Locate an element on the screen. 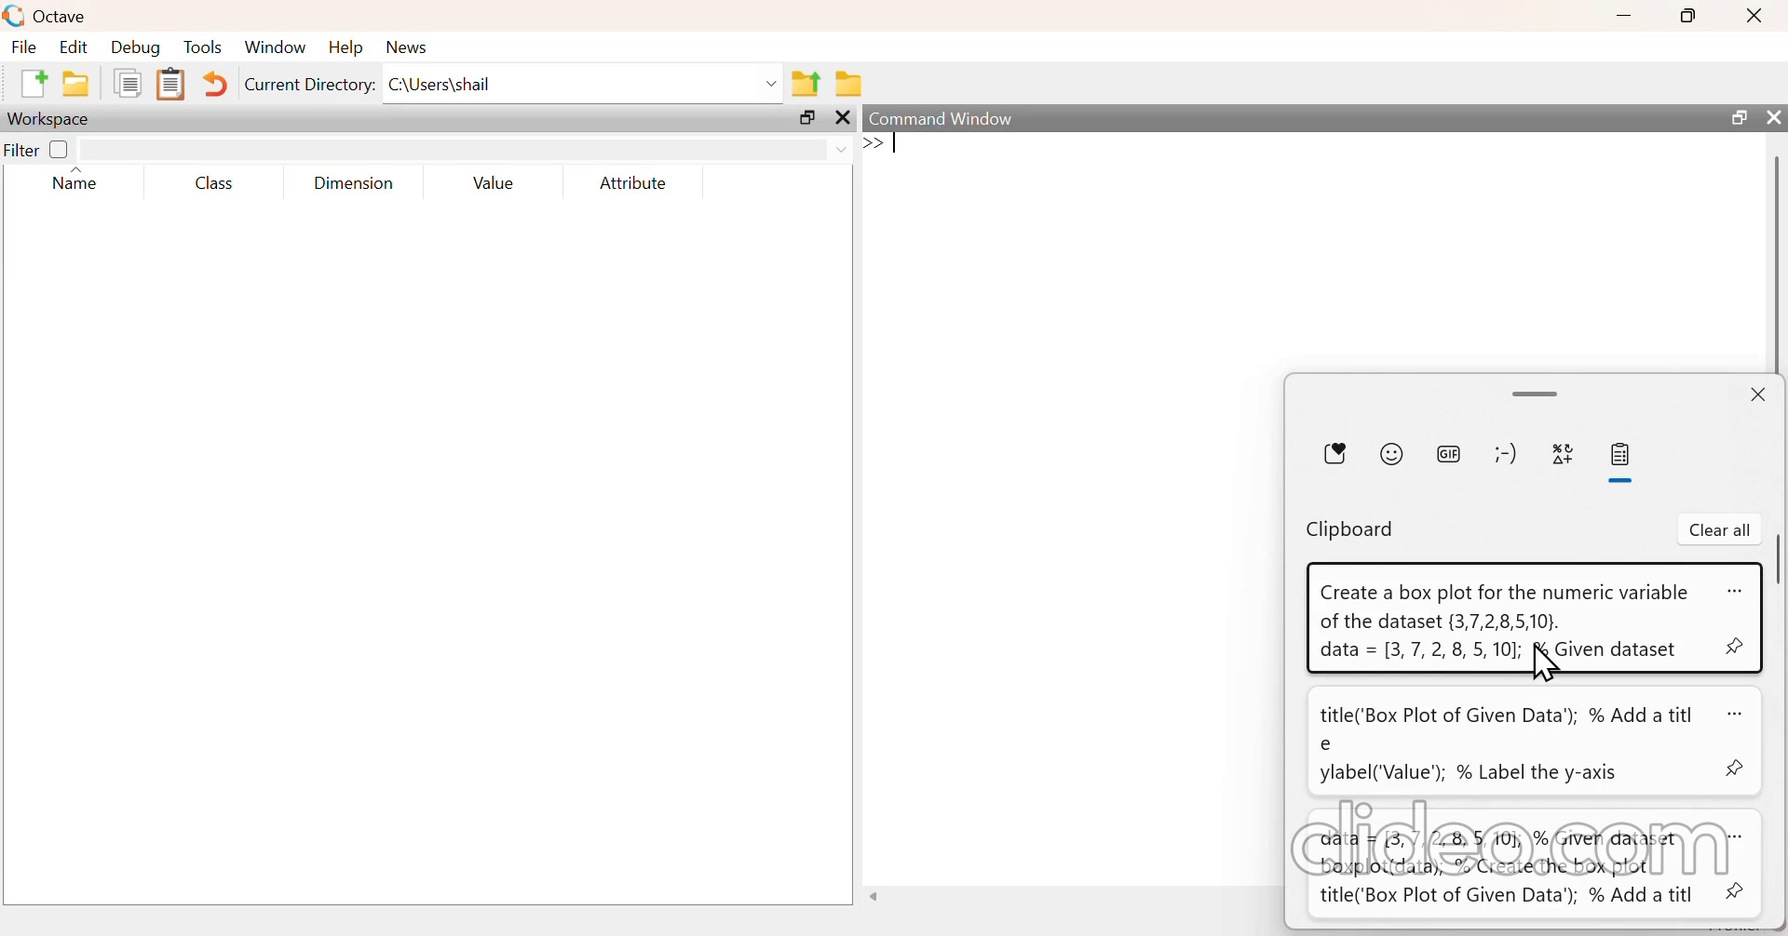 This screenshot has width=1788, height=936. filter is located at coordinates (38, 149).